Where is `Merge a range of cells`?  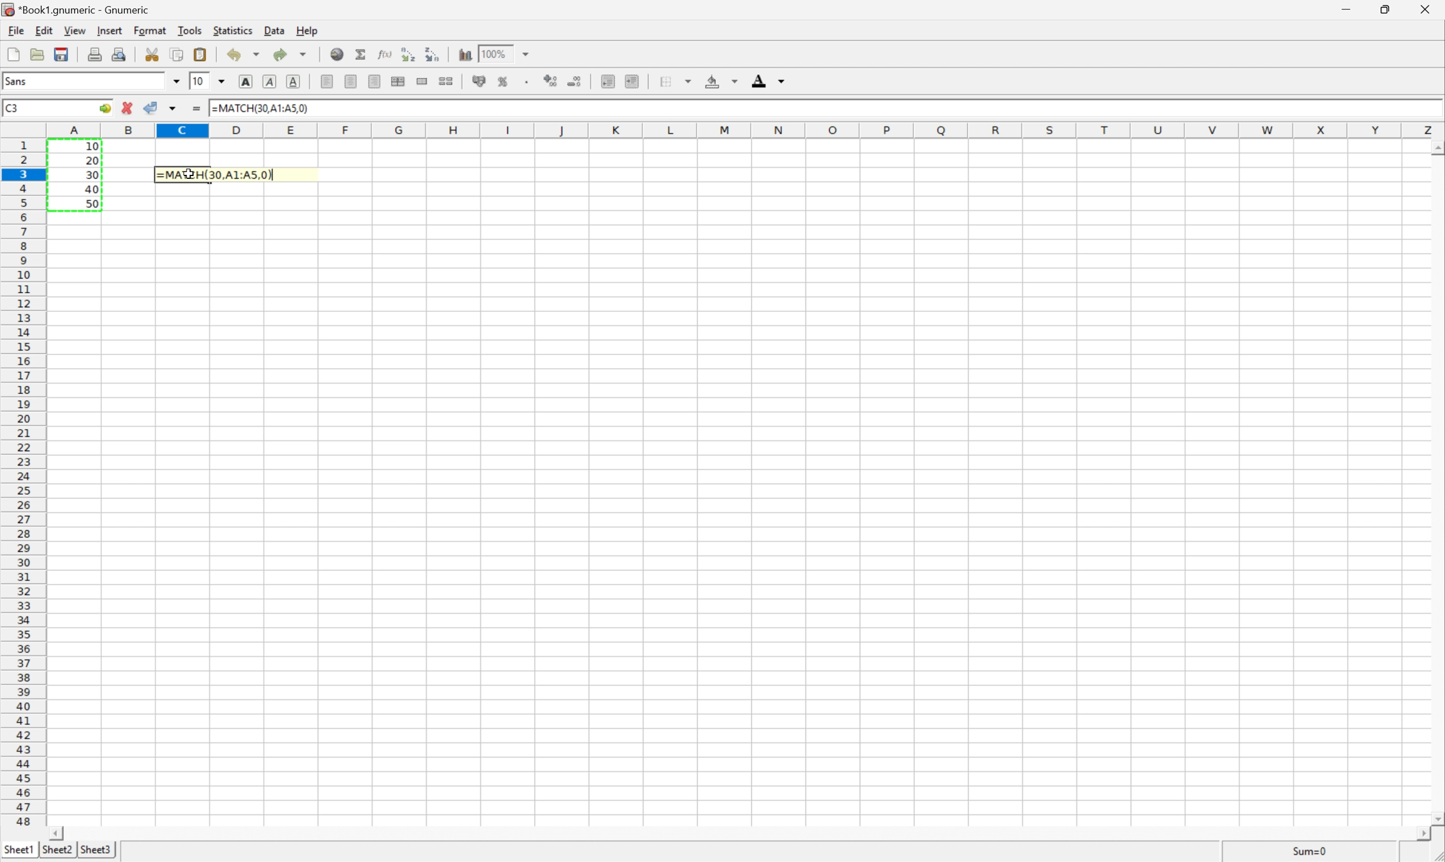
Merge a range of cells is located at coordinates (422, 82).